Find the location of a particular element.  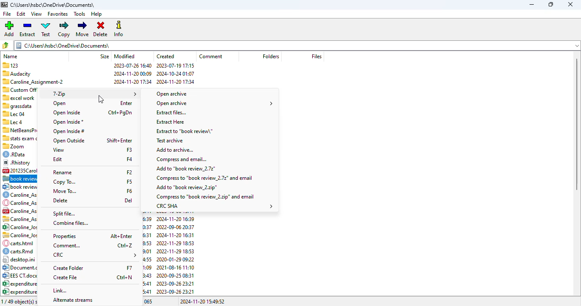

cursor is located at coordinates (100, 99).